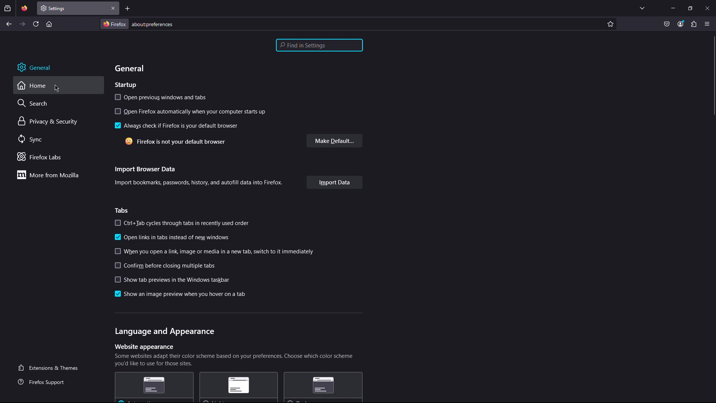  What do you see at coordinates (182, 223) in the screenshot?
I see `Ctrl + Tab cycles through tabs in recently used order` at bounding box center [182, 223].